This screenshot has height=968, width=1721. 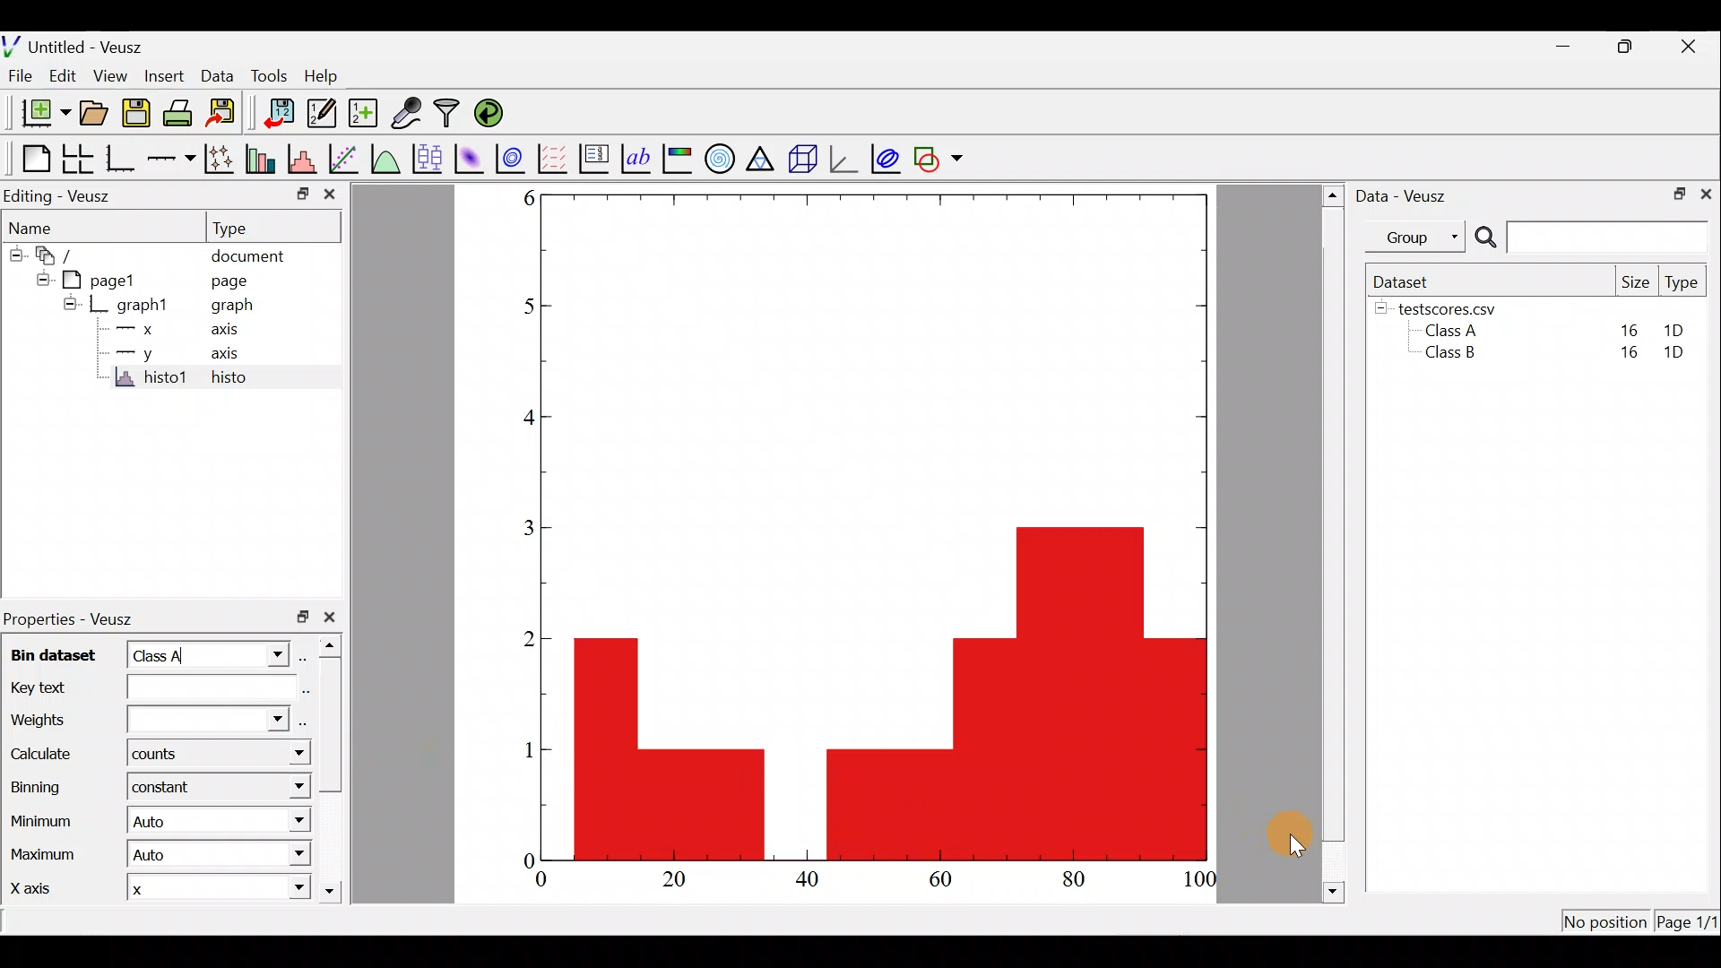 I want to click on counts, so click(x=157, y=757).